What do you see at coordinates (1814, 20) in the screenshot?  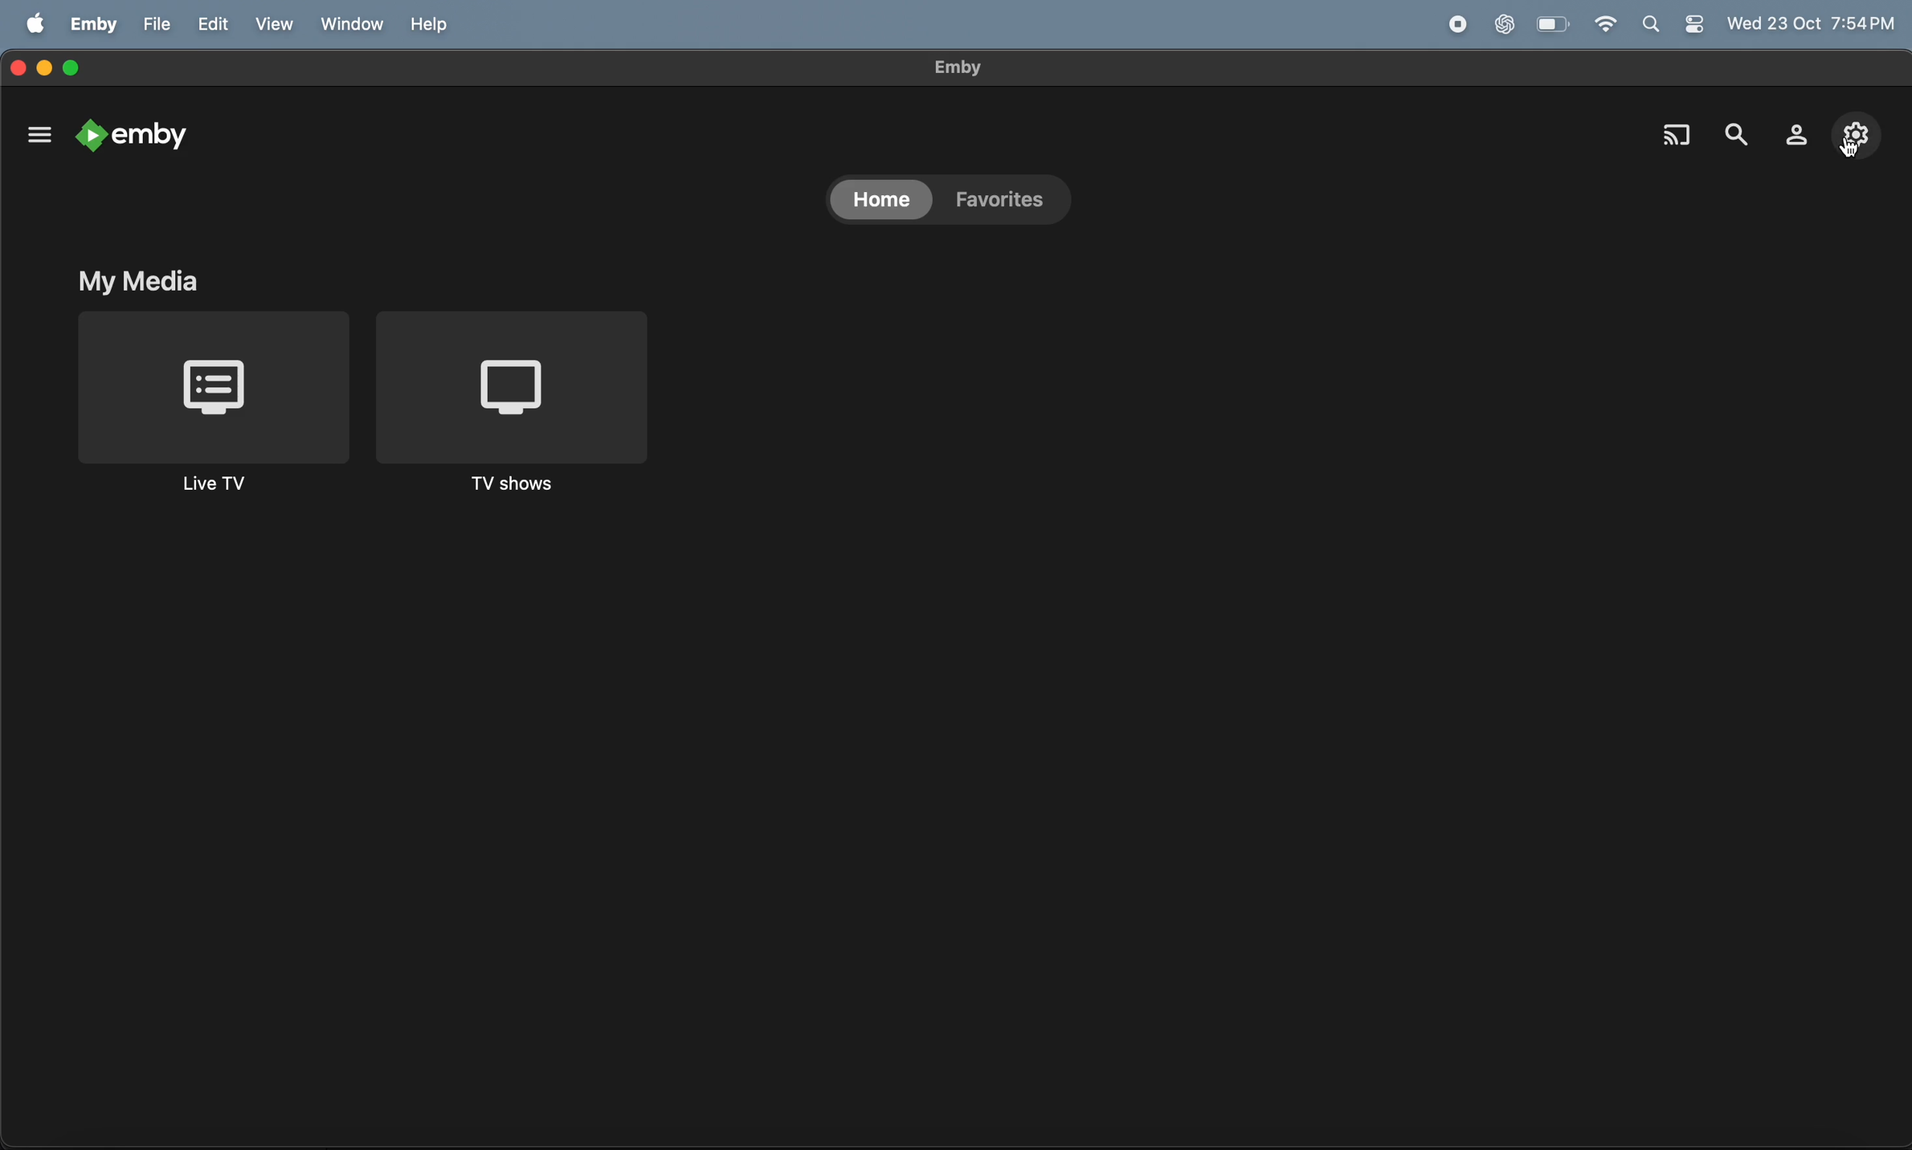 I see `wed 23 oct 7:54pm` at bounding box center [1814, 20].